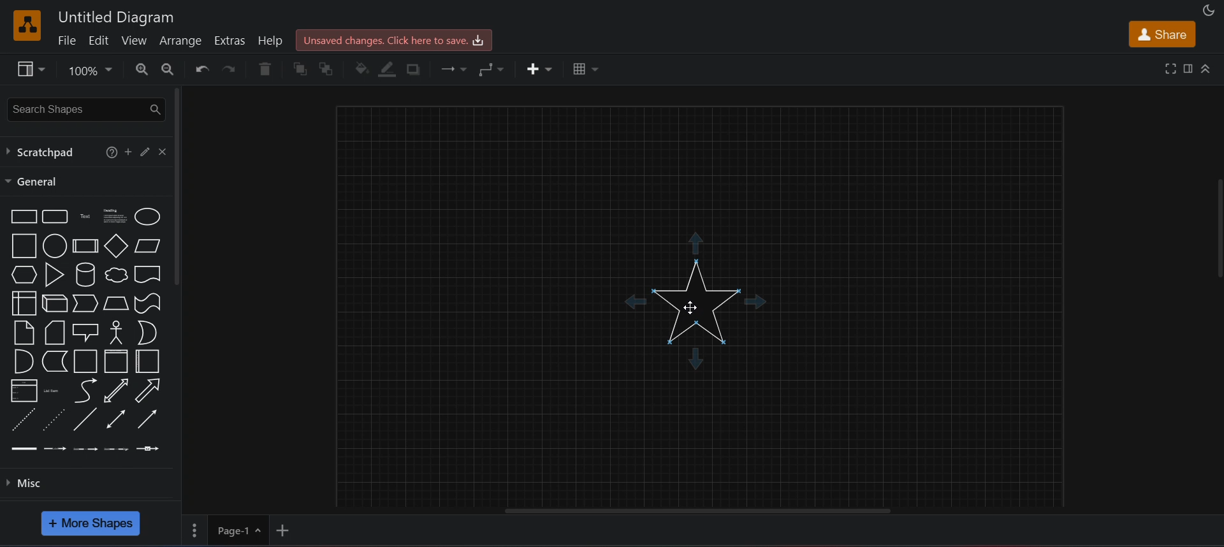  Describe the element at coordinates (493, 70) in the screenshot. I see `waypoints` at that location.